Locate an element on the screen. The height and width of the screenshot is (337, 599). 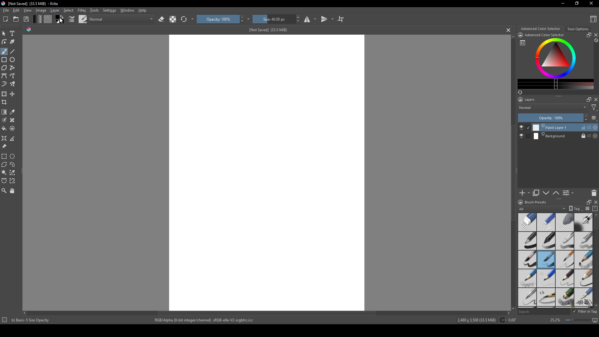
shade is located at coordinates (29, 29).